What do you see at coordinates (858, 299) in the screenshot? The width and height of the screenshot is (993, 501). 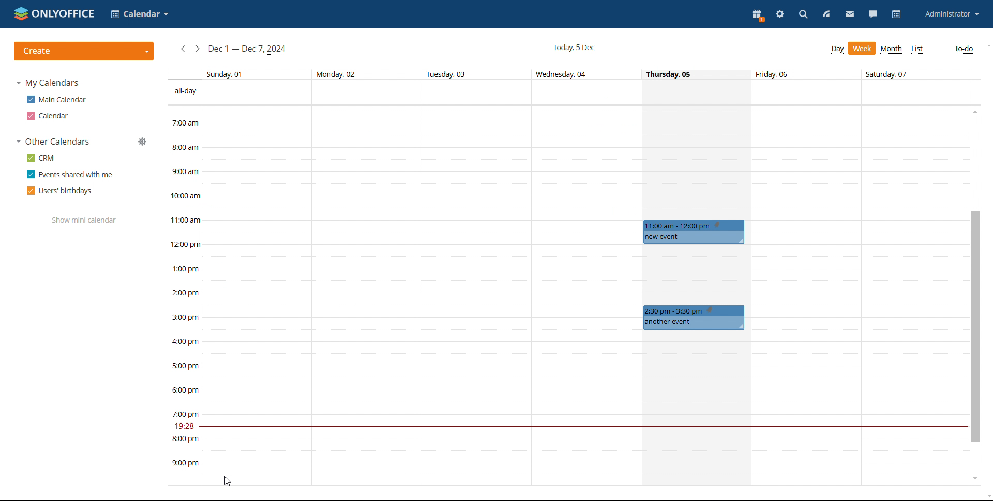 I see `boxes` at bounding box center [858, 299].